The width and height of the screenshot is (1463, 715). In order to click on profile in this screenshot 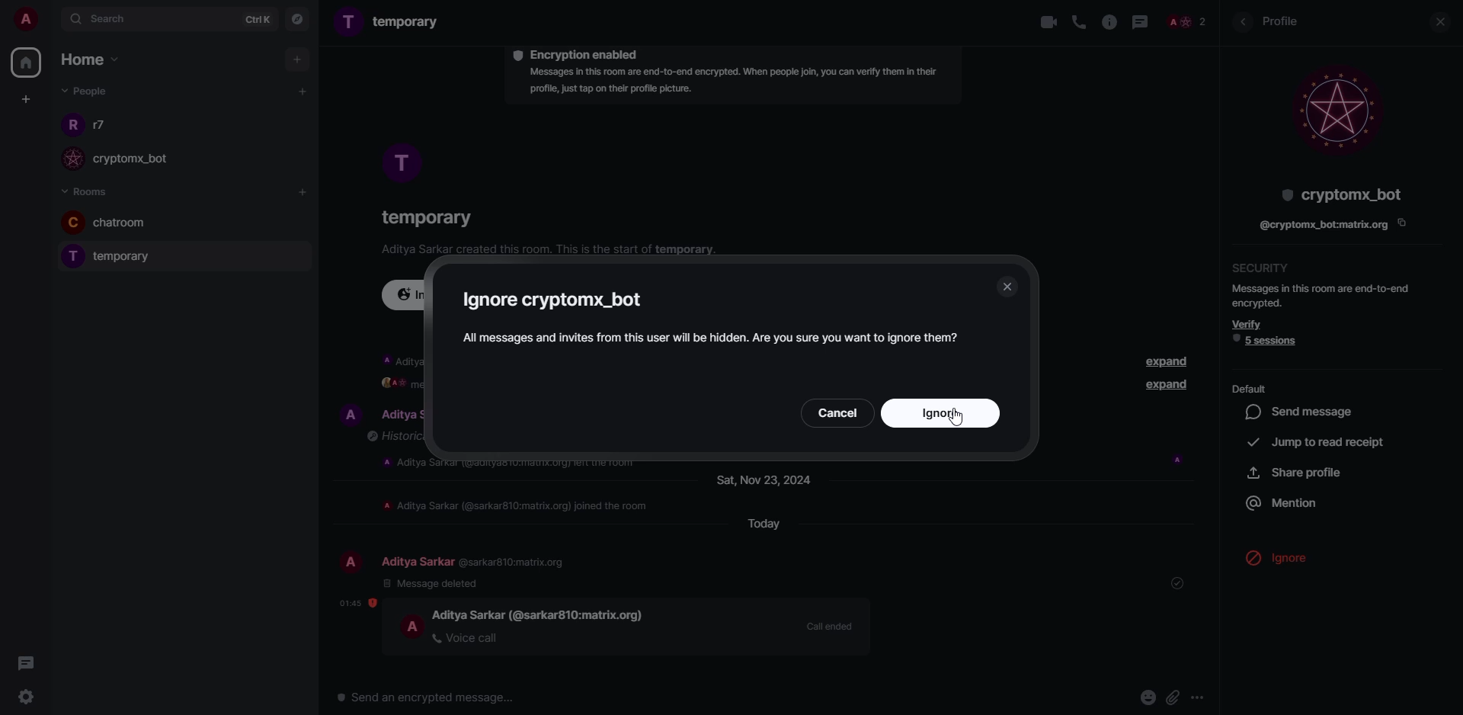, I will do `click(69, 128)`.